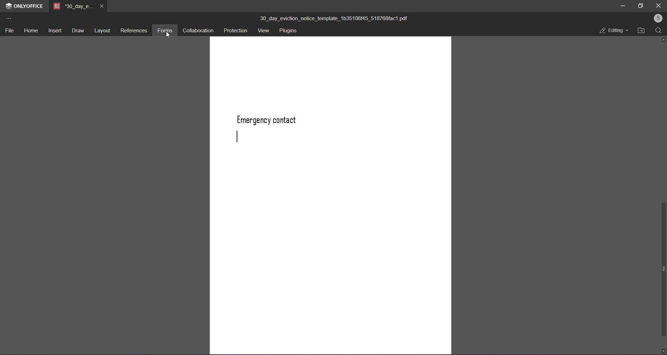  Describe the element at coordinates (662, 270) in the screenshot. I see `scroll bar` at that location.